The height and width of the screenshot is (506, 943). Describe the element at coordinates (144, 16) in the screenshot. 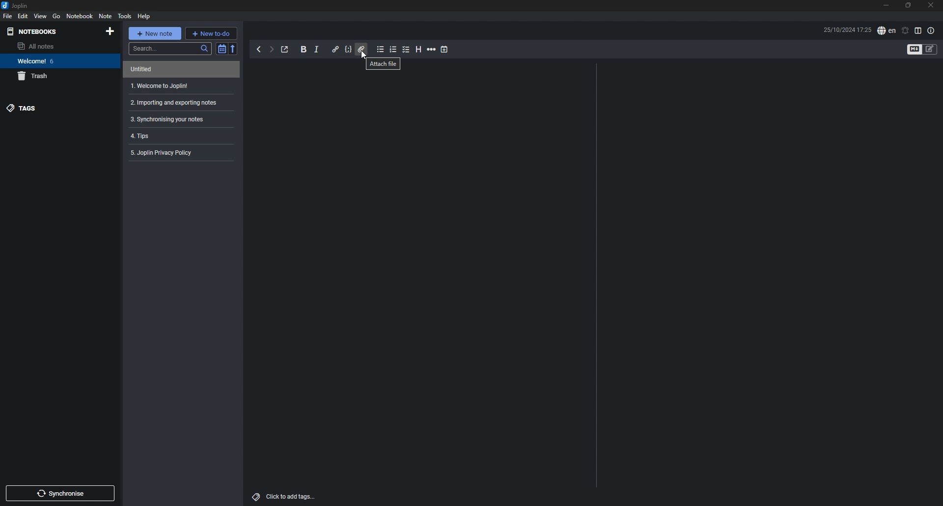

I see `help` at that location.